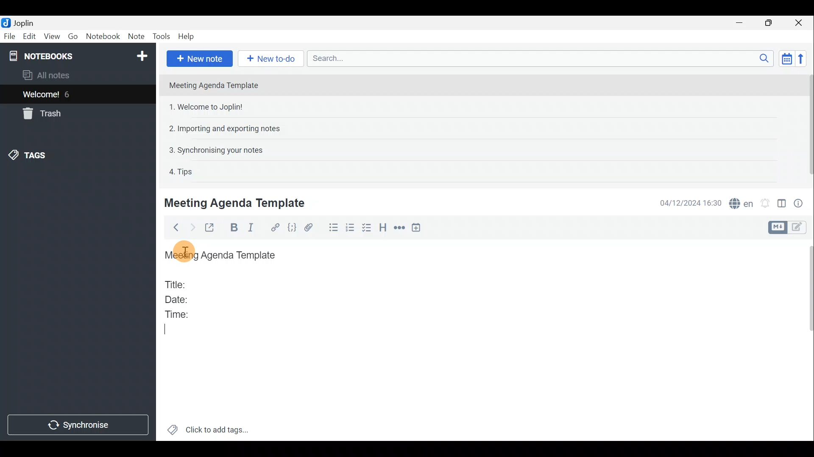  What do you see at coordinates (276, 227) in the screenshot?
I see `Hyperlink` at bounding box center [276, 227].